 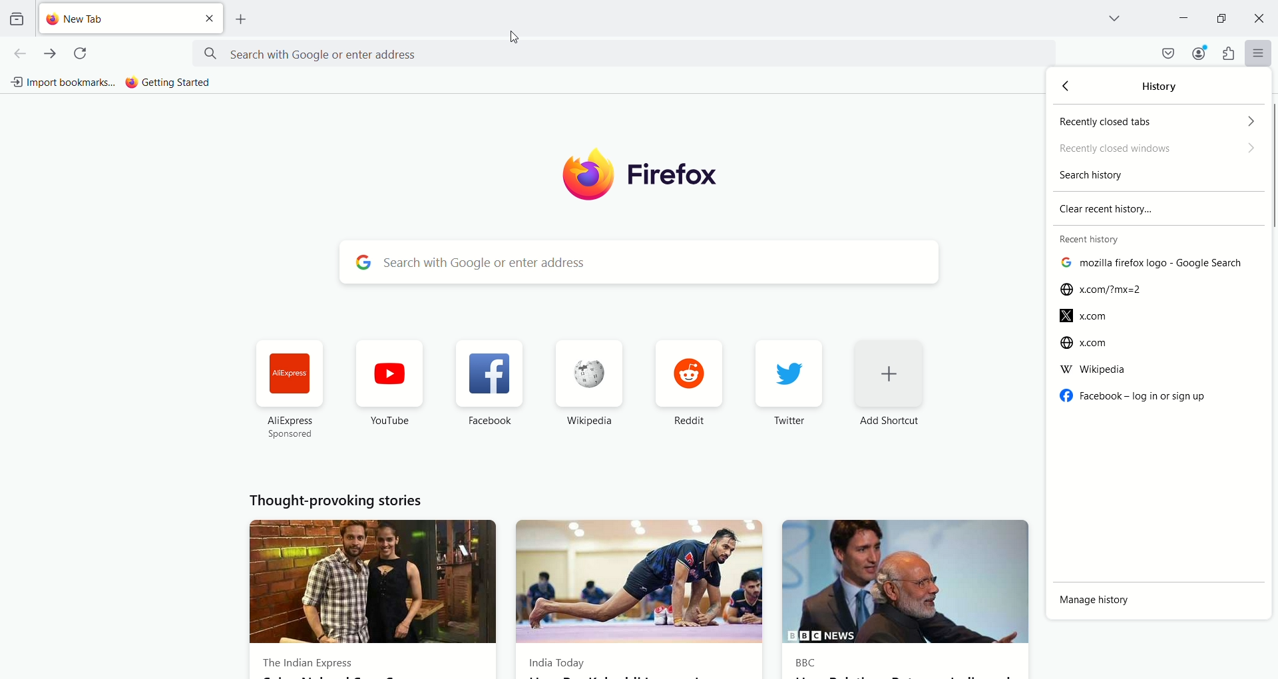 I want to click on manage history, so click(x=1159, y=600).